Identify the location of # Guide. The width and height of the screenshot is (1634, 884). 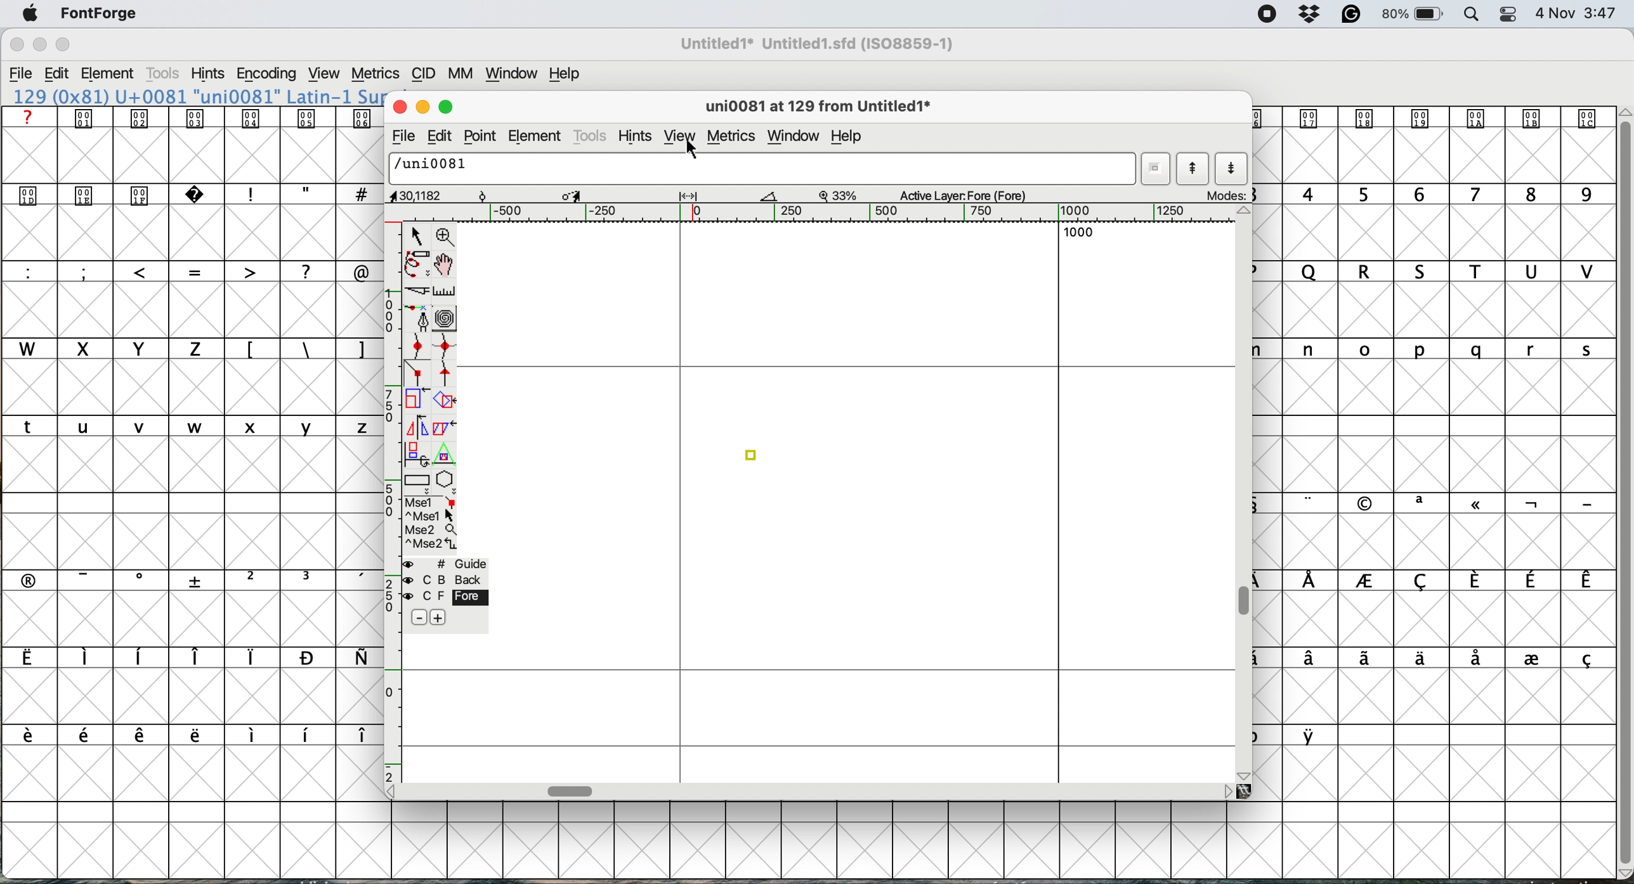
(447, 564).